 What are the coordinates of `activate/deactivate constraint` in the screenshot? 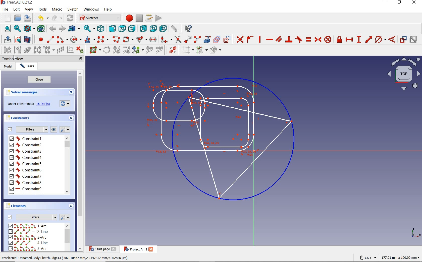 It's located at (414, 40).